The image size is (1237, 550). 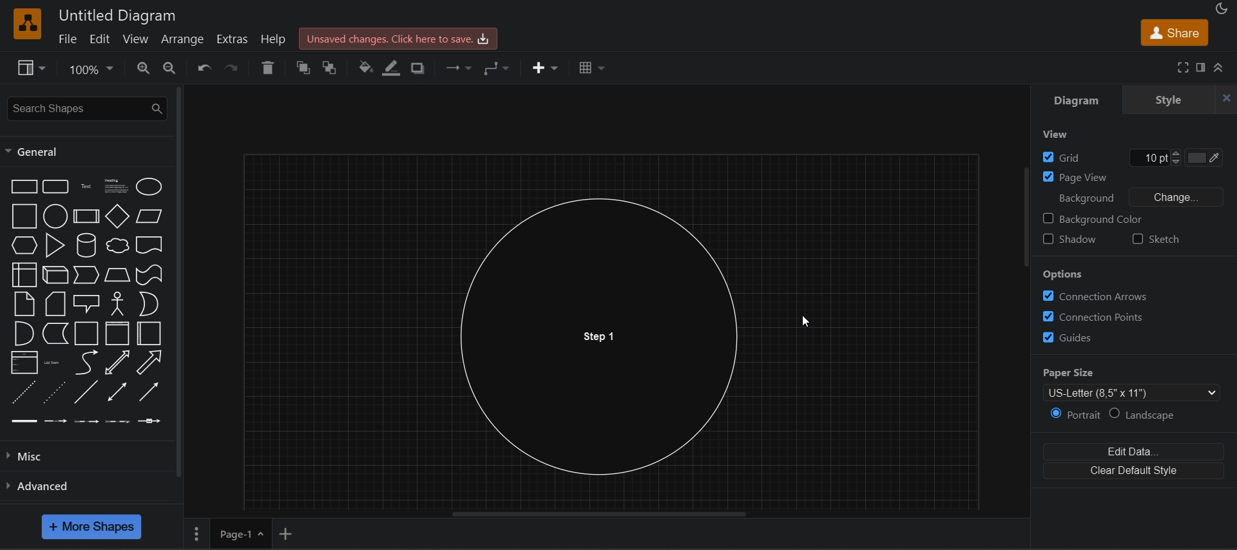 What do you see at coordinates (168, 70) in the screenshot?
I see `zoom in` at bounding box center [168, 70].